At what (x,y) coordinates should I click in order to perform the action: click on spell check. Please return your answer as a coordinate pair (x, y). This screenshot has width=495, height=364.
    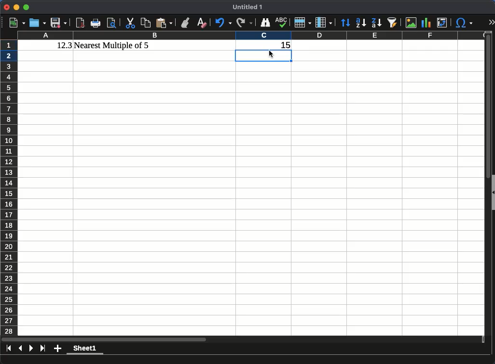
    Looking at the image, I should click on (281, 22).